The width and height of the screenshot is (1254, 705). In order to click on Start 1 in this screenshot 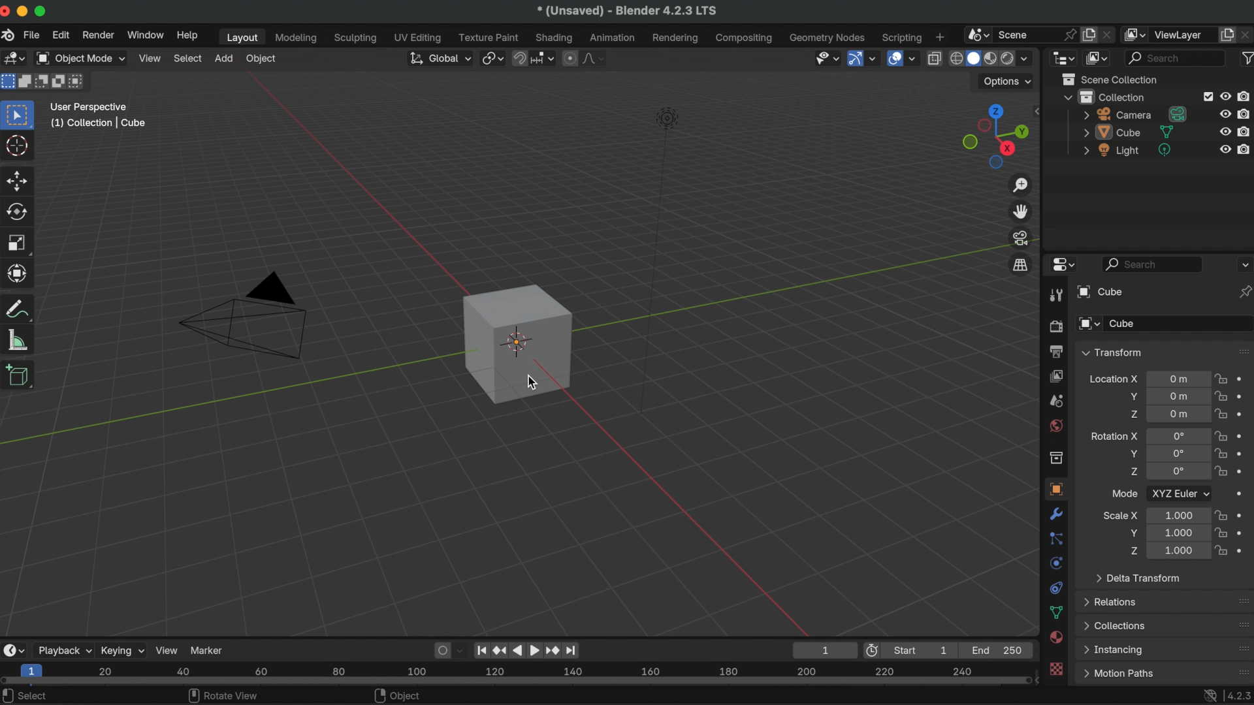, I will do `click(925, 650)`.